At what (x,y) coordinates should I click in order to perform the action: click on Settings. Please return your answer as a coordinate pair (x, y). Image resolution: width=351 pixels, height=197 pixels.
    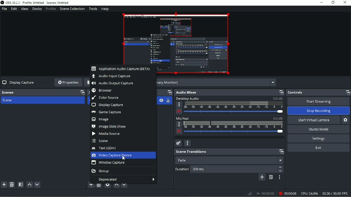
    Looking at the image, I should click on (318, 138).